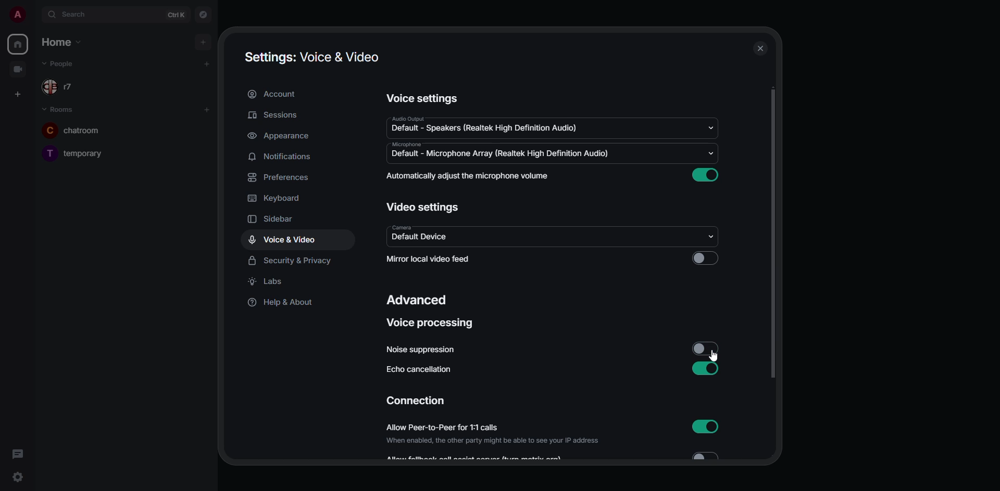  What do you see at coordinates (66, 88) in the screenshot?
I see `people` at bounding box center [66, 88].